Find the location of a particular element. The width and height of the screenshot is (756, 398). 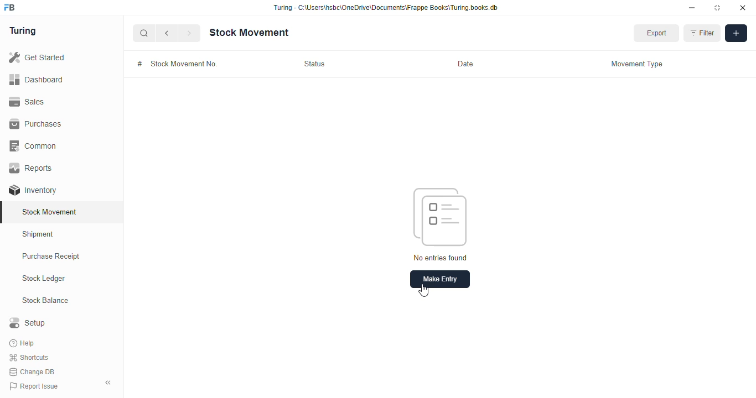

# is located at coordinates (139, 64).